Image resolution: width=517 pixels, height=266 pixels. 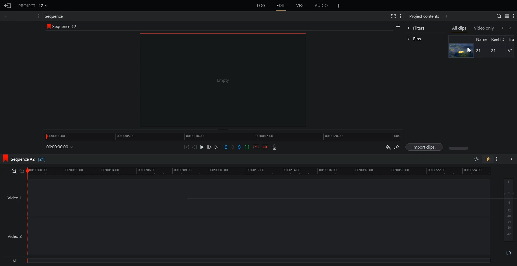 I want to click on Add Panel, so click(x=6, y=16).